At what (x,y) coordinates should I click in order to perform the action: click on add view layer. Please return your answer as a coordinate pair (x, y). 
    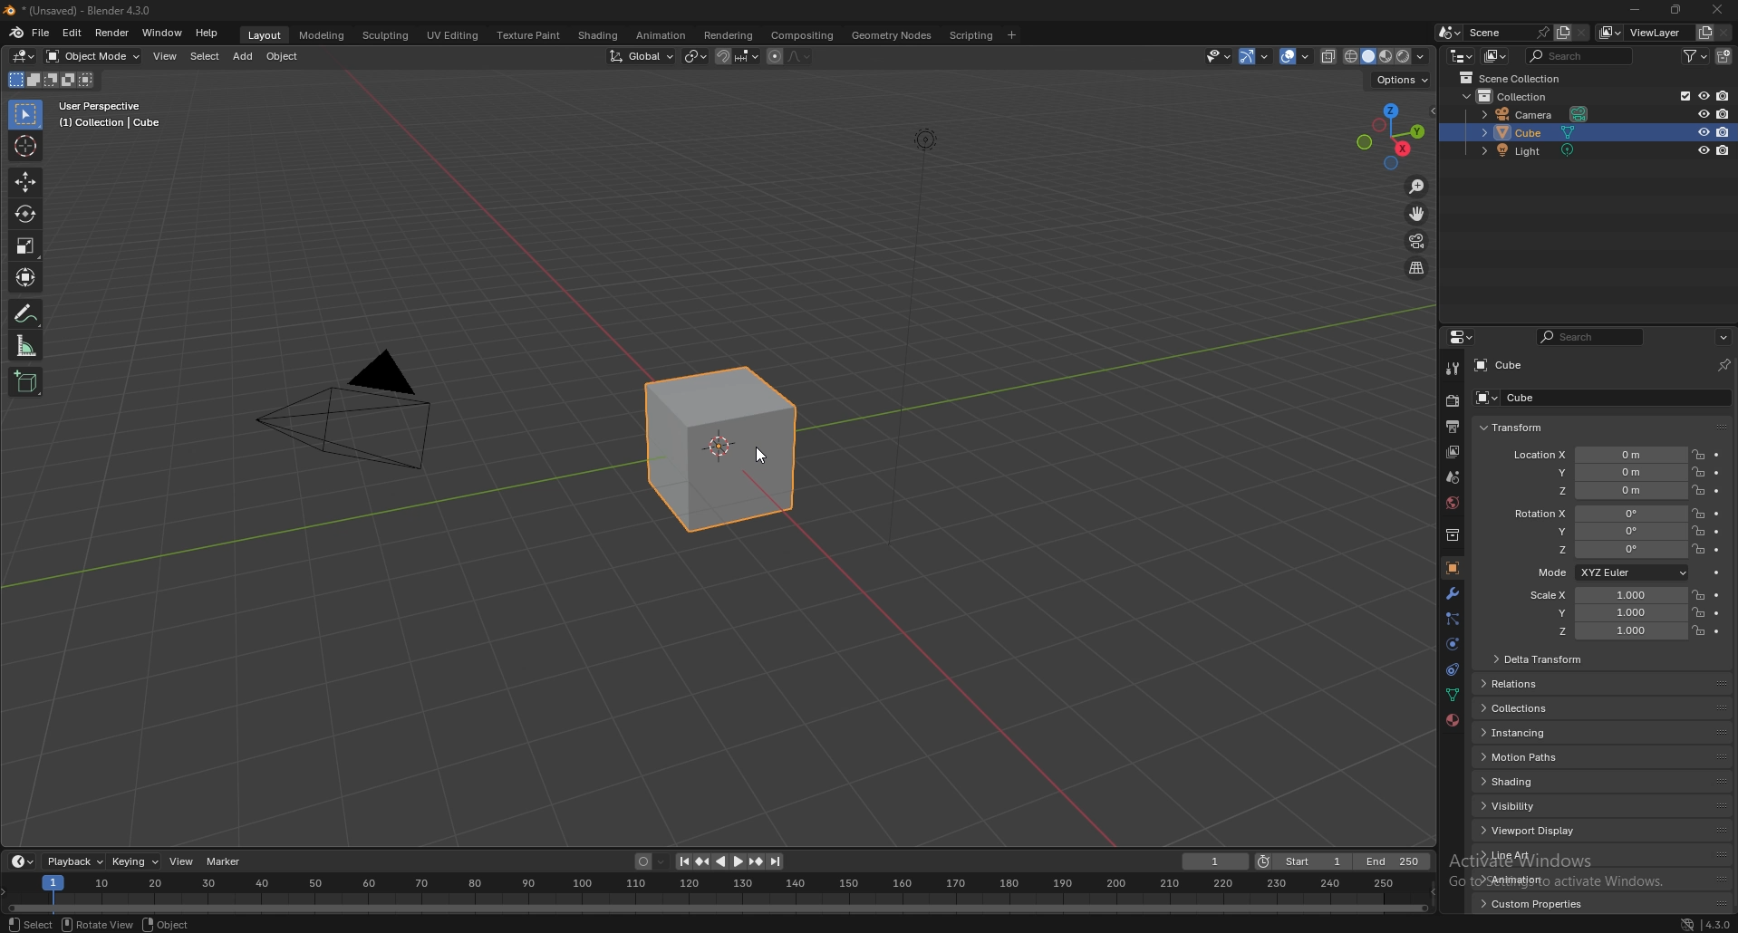
    Looking at the image, I should click on (1705, 32).